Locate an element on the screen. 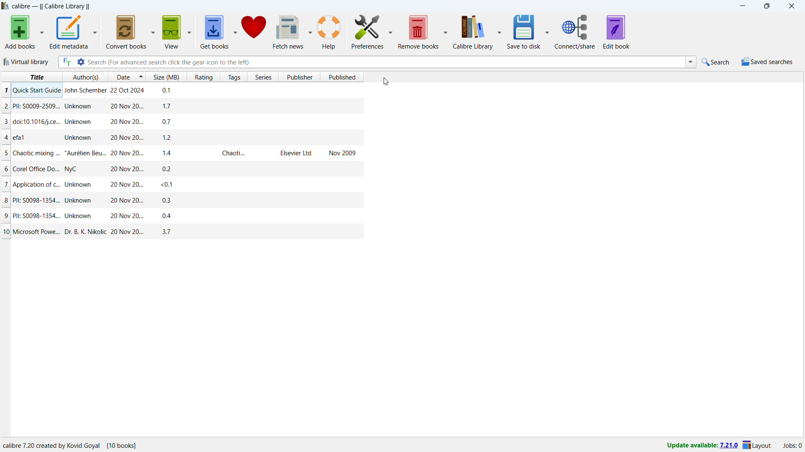  5 Chaotic mixing ... "Aurélien Beu... 20 Nov 20... 14 Chaoti... Elsevier Ltd Nov 2009 is located at coordinates (179, 152).